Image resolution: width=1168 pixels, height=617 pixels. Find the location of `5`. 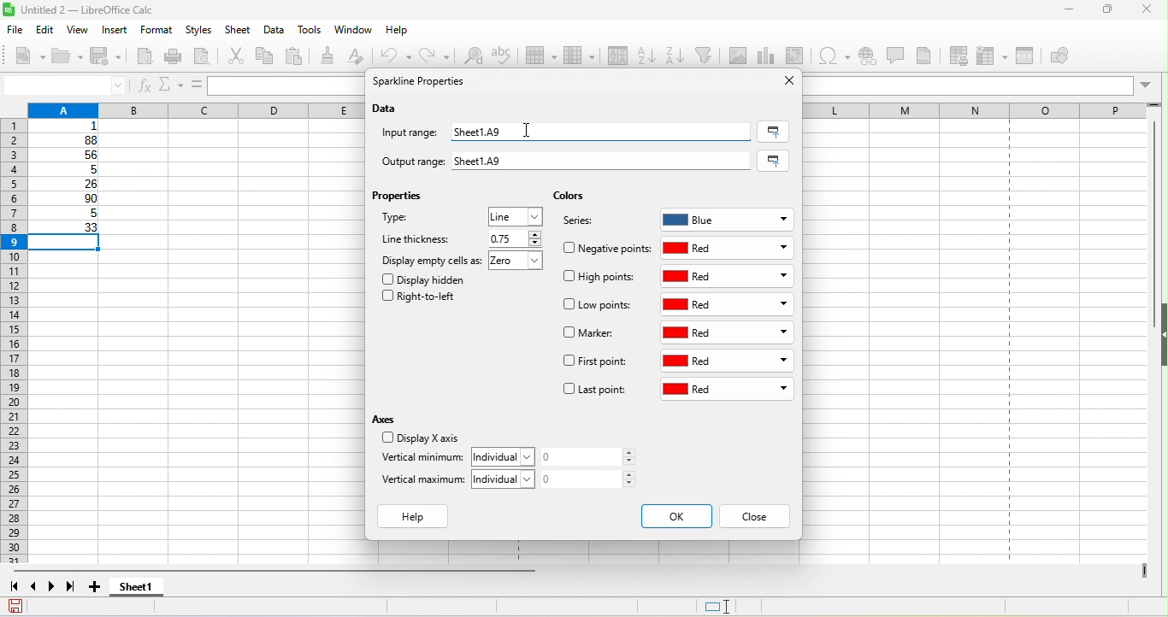

5 is located at coordinates (65, 215).